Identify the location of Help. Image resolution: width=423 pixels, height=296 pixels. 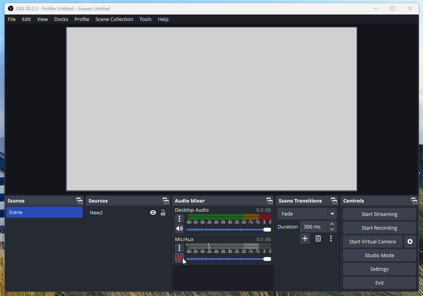
(163, 21).